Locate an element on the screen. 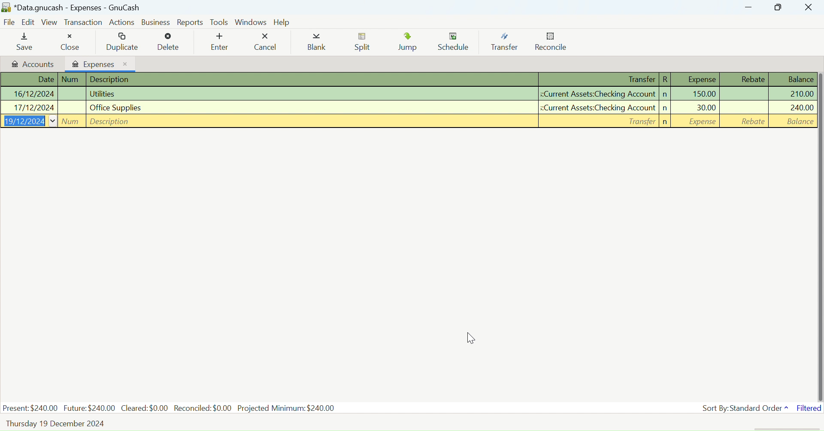 This screenshot has width=824, height=431. Edit is located at coordinates (29, 23).